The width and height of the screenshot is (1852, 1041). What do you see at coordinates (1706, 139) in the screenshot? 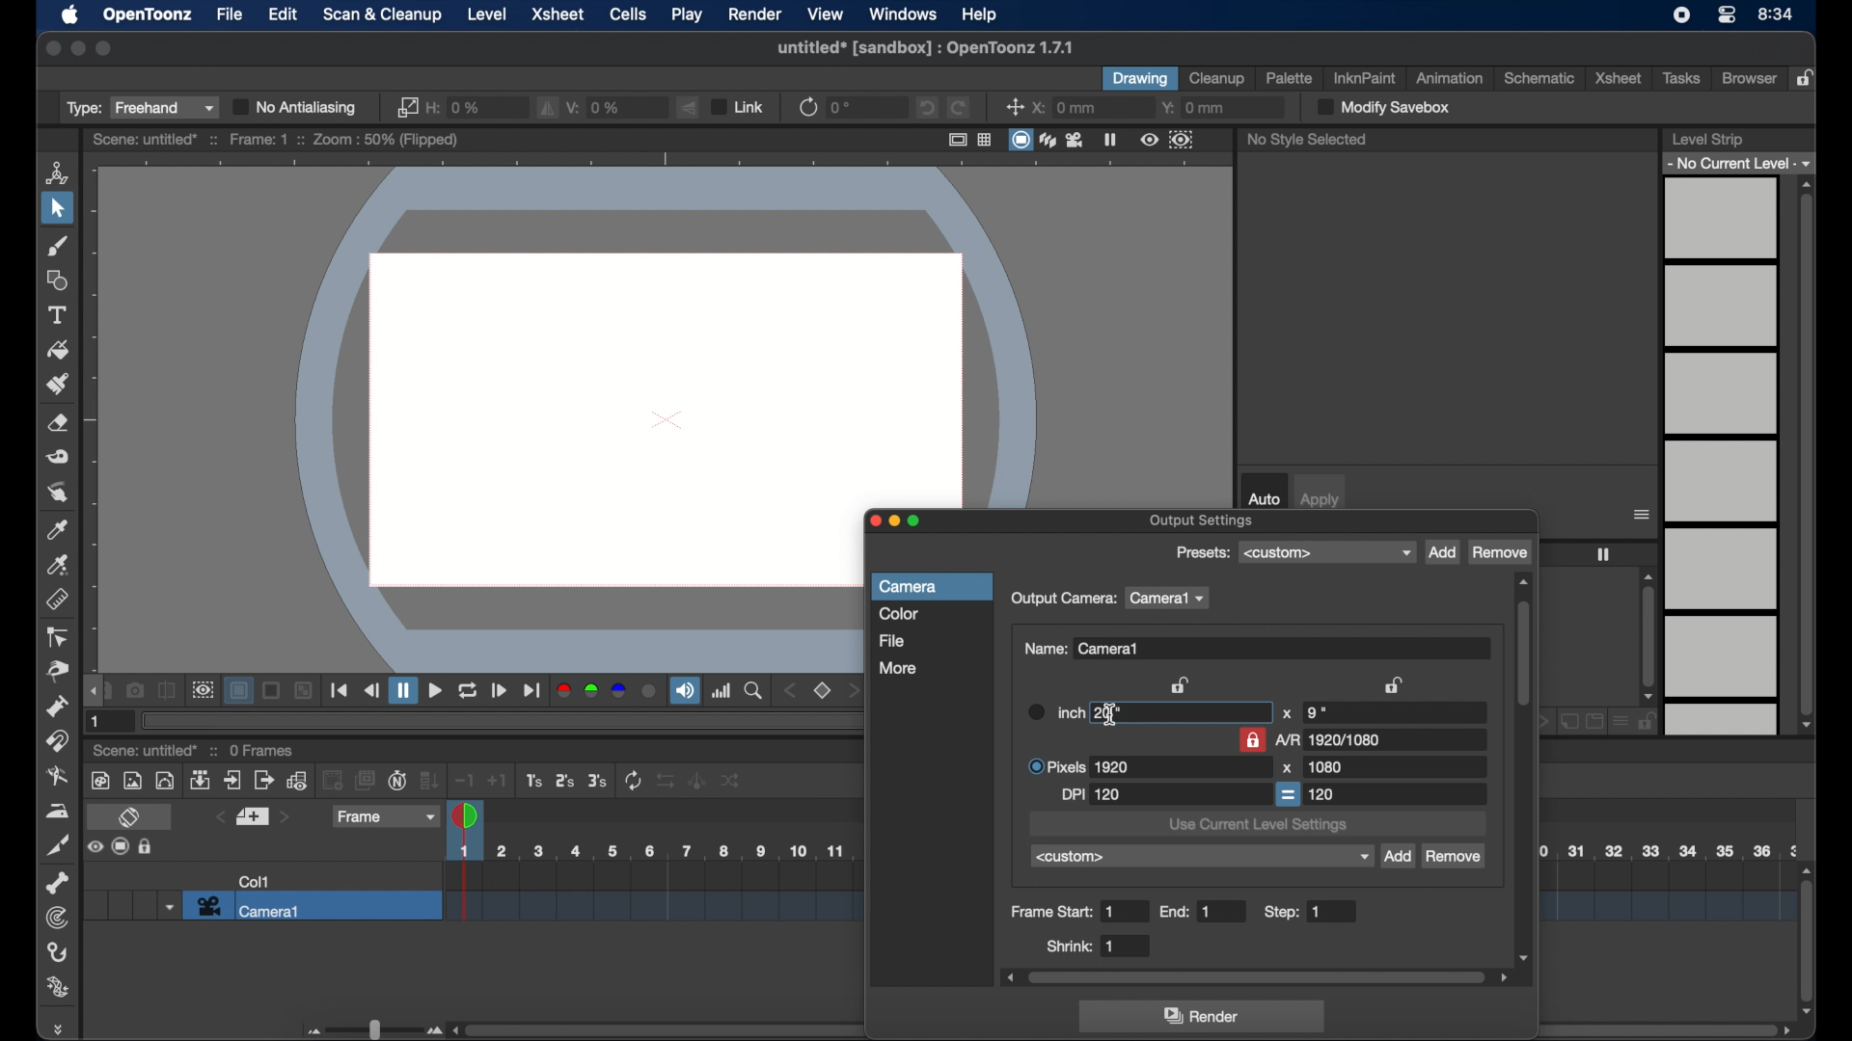
I see `level strip` at bounding box center [1706, 139].